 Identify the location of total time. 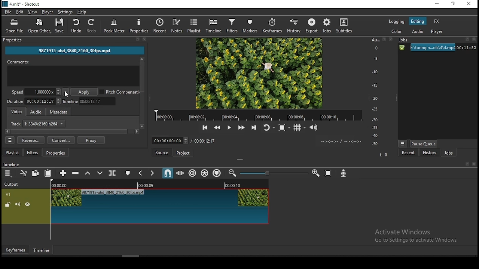
(205, 141).